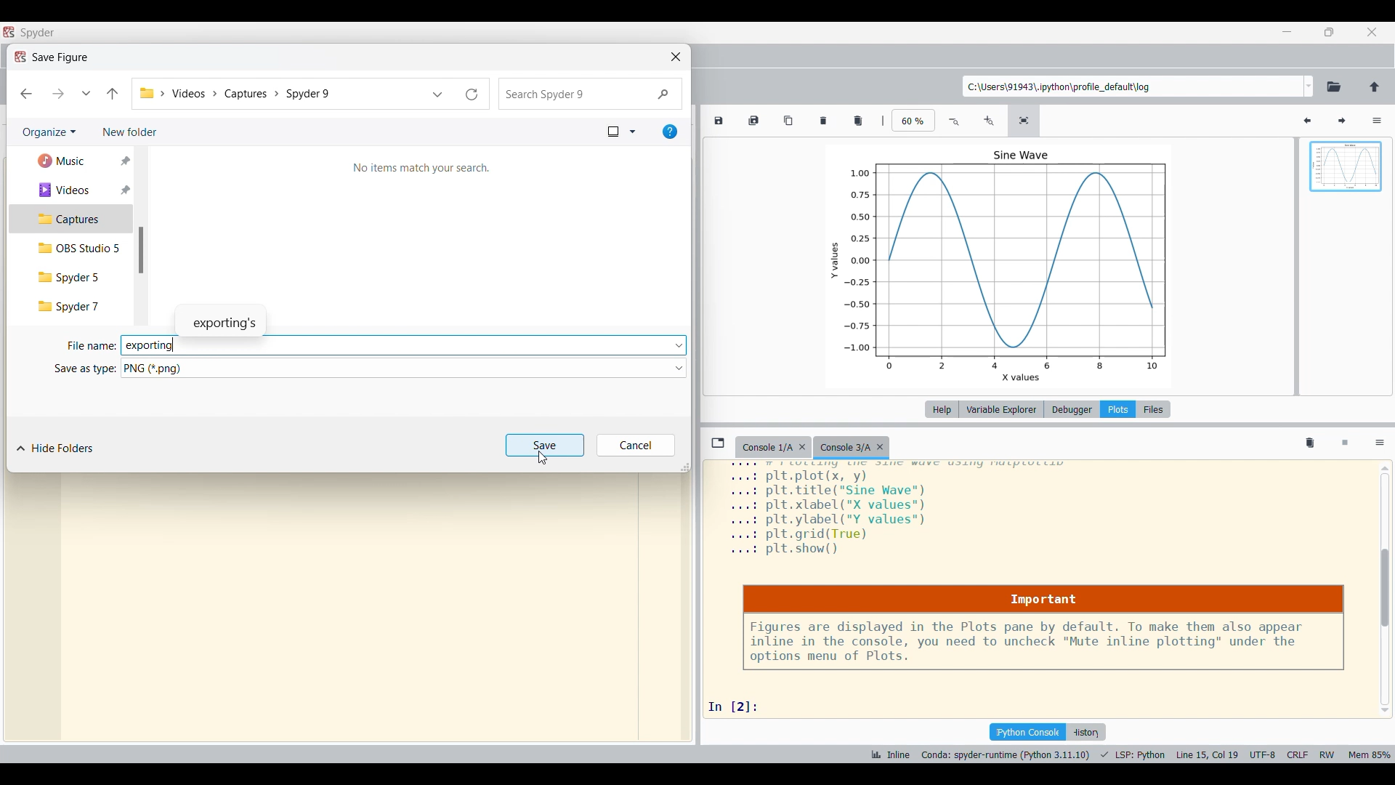  What do you see at coordinates (70, 307) in the screenshot?
I see `Spyder 7` at bounding box center [70, 307].